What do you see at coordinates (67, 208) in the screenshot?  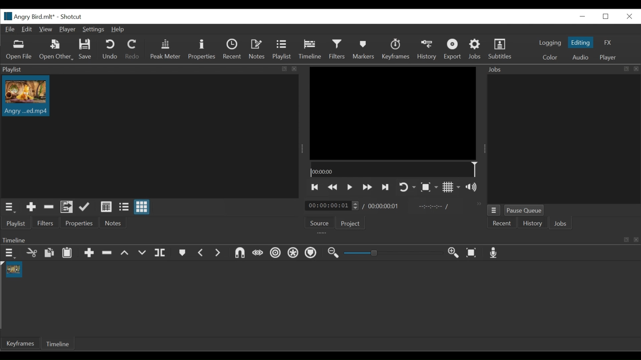 I see `Add files to the playlist` at bounding box center [67, 208].